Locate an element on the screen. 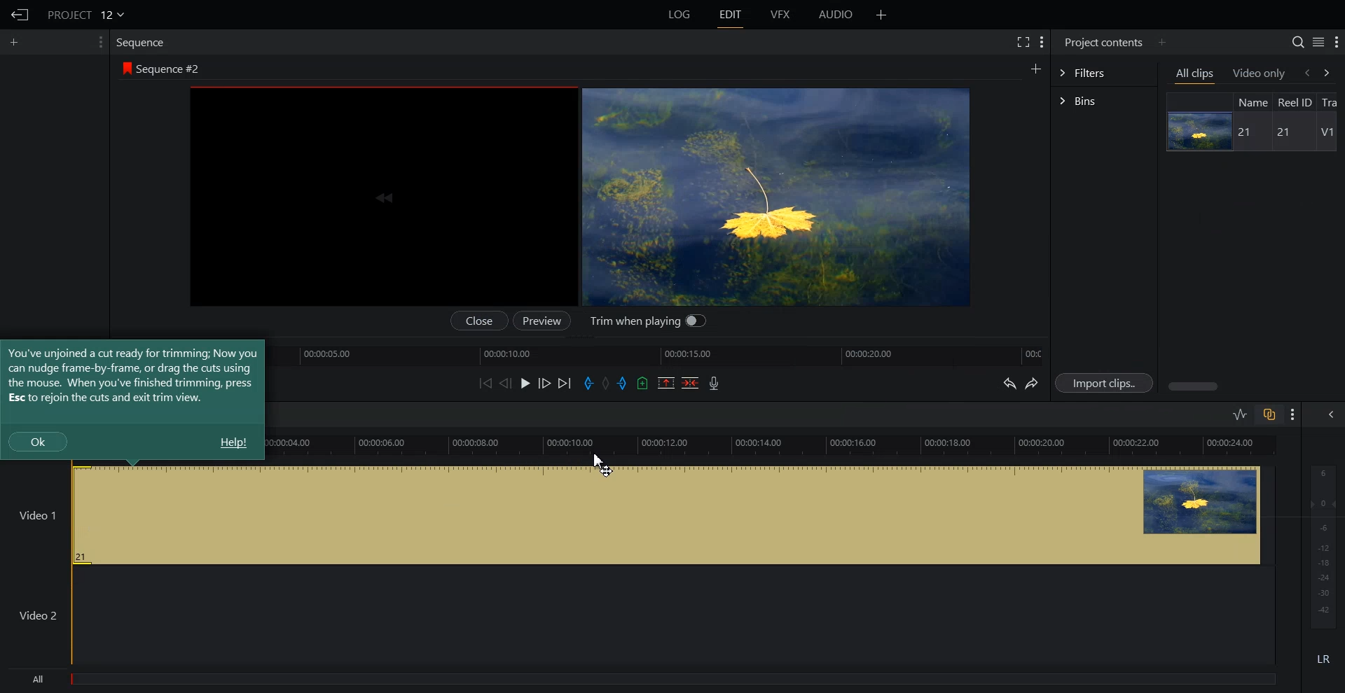 This screenshot has height=693, width=1345. name is located at coordinates (1252, 101).